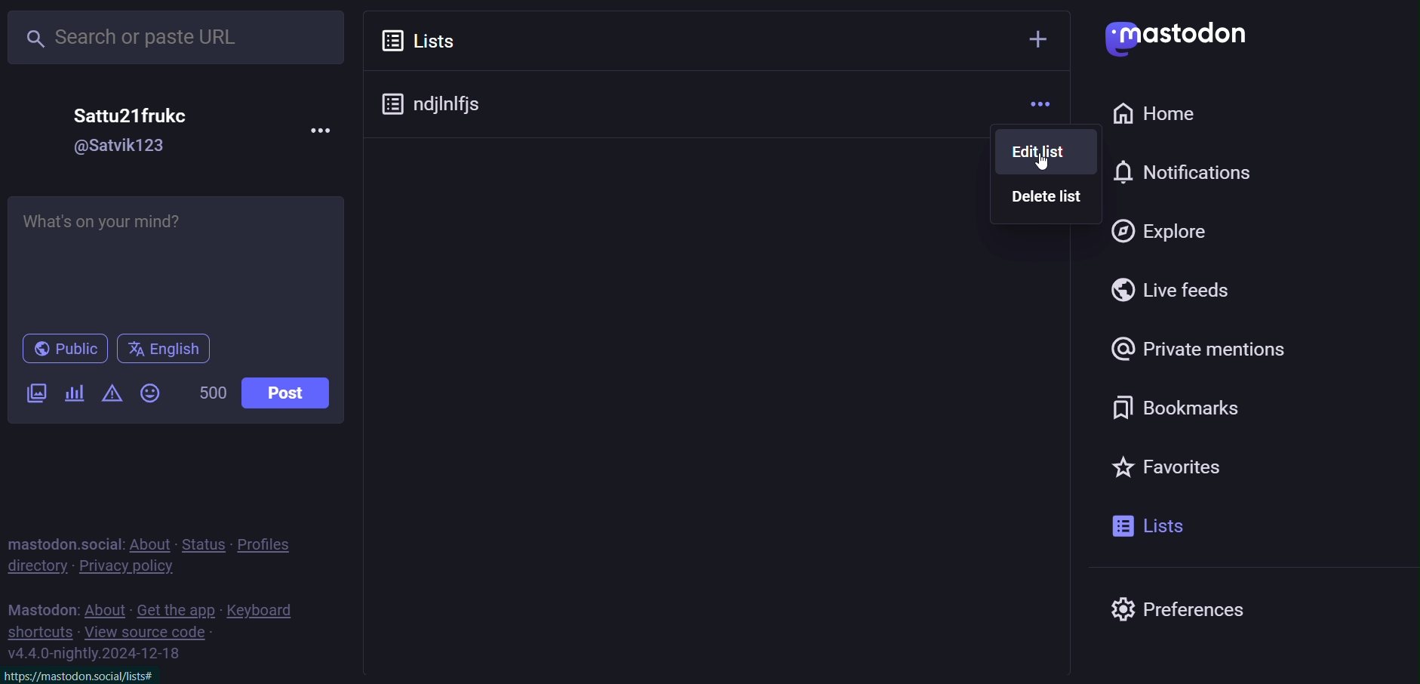 The height and width of the screenshot is (684, 1420). Describe the element at coordinates (1048, 168) in the screenshot. I see `cursor` at that location.